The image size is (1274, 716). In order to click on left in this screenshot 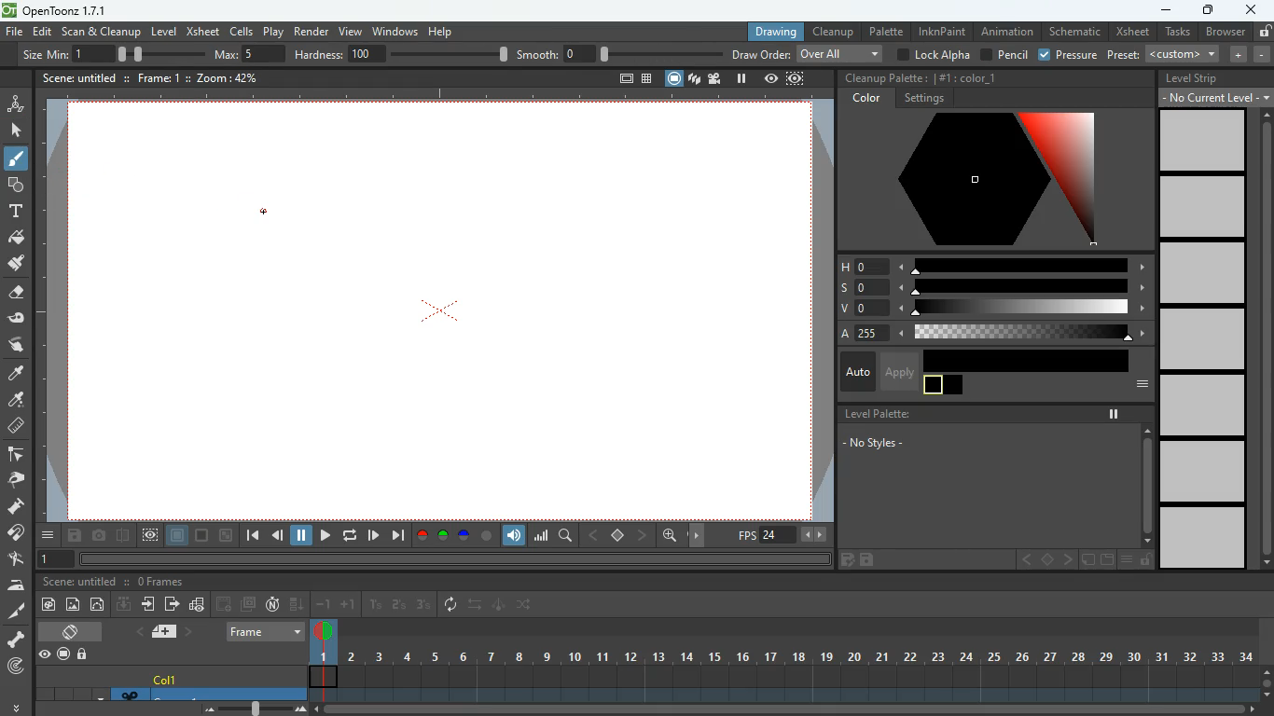, I will do `click(1025, 560)`.